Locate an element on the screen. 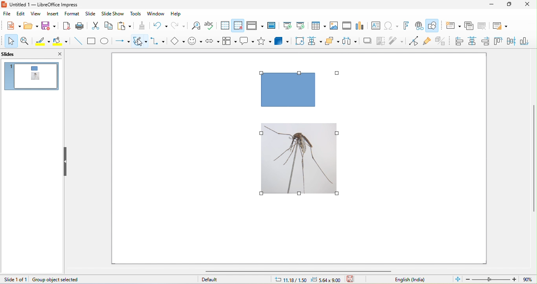 This screenshot has width=537, height=284. 11.18/1.50 is located at coordinates (291, 280).